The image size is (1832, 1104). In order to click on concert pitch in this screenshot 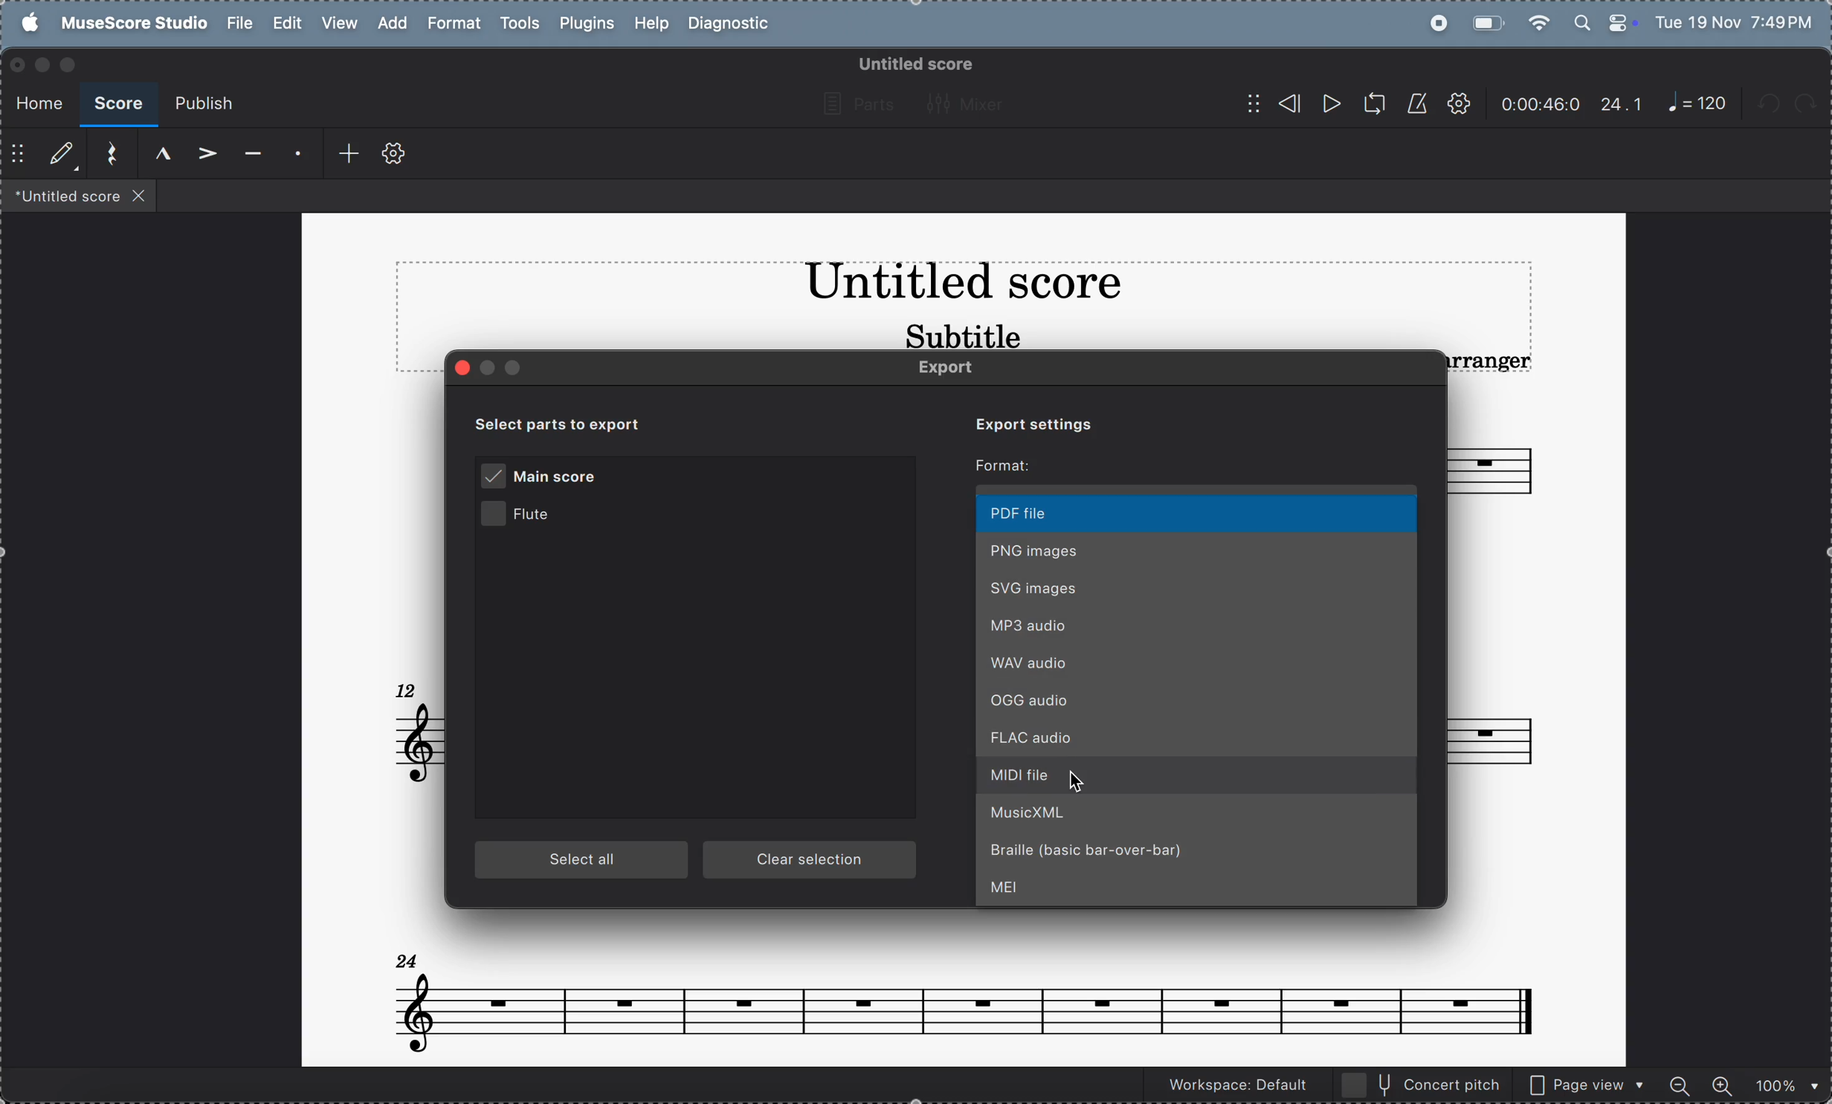, I will do `click(1422, 1084)`.